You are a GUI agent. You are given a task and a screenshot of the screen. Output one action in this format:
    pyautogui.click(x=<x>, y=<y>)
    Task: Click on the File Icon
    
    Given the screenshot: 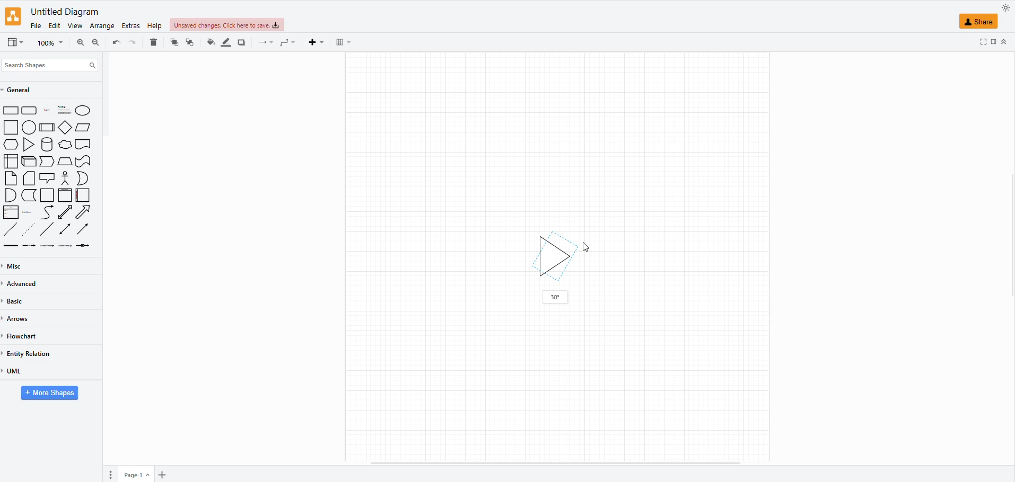 What is the action you would take?
    pyautogui.click(x=11, y=178)
    